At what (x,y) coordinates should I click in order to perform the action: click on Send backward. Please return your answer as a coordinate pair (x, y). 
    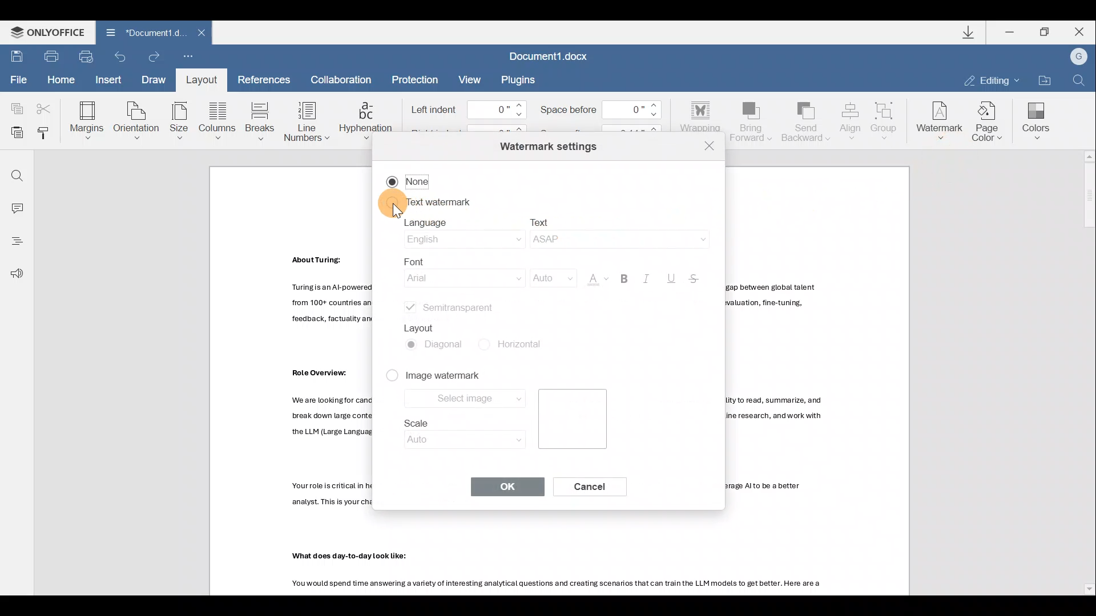
    Looking at the image, I should click on (807, 120).